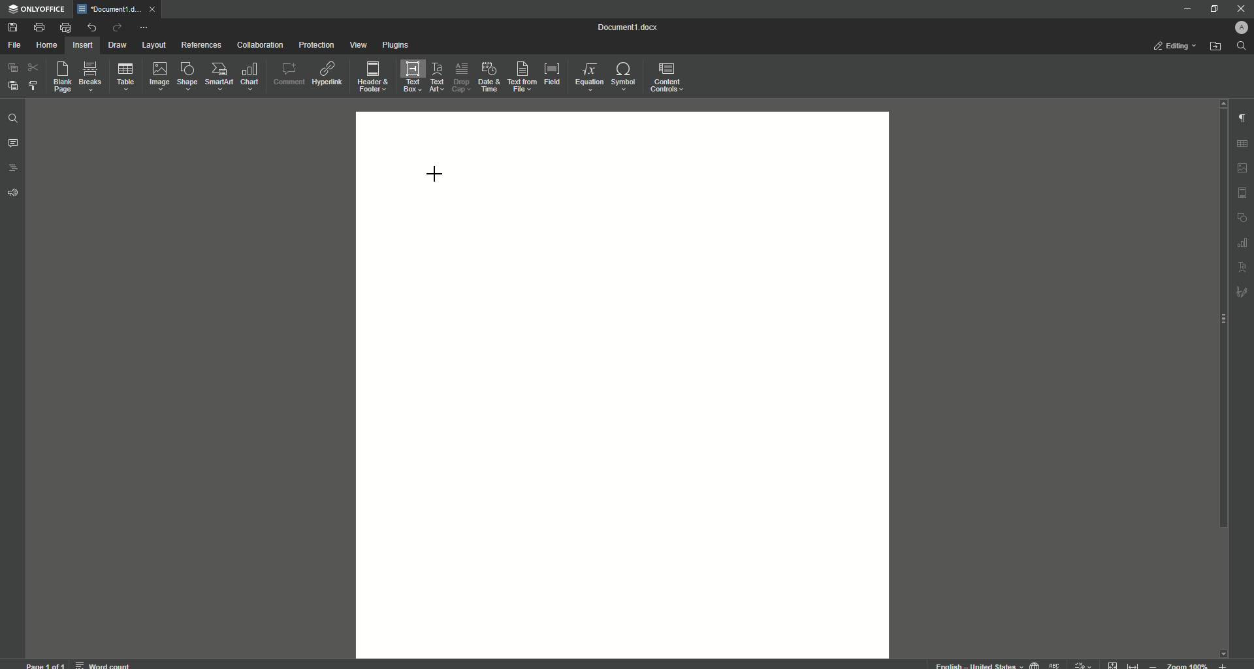  What do you see at coordinates (1114, 664) in the screenshot?
I see `fit to page` at bounding box center [1114, 664].